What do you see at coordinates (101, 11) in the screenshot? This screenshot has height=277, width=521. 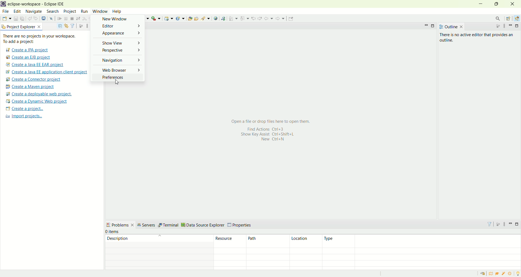 I see `window` at bounding box center [101, 11].